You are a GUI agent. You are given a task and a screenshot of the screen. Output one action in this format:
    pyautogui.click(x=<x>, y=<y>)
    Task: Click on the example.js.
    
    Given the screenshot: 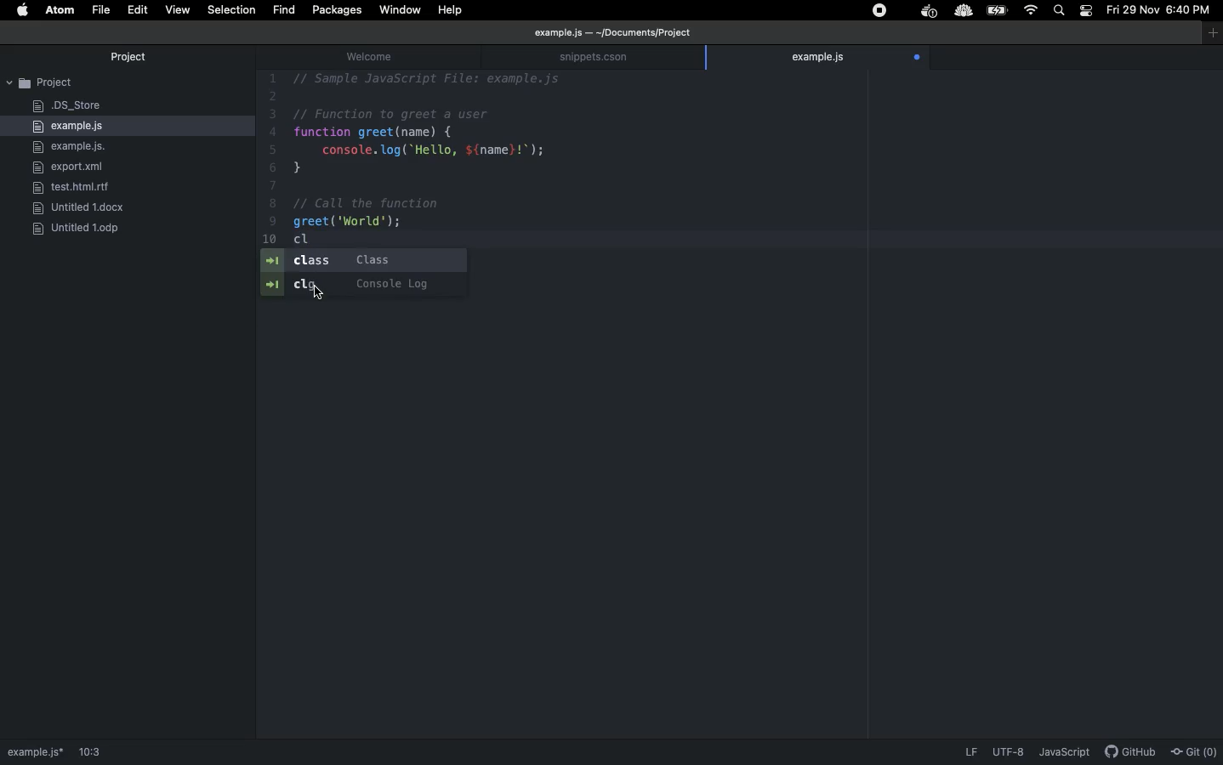 What is the action you would take?
    pyautogui.click(x=71, y=147)
    